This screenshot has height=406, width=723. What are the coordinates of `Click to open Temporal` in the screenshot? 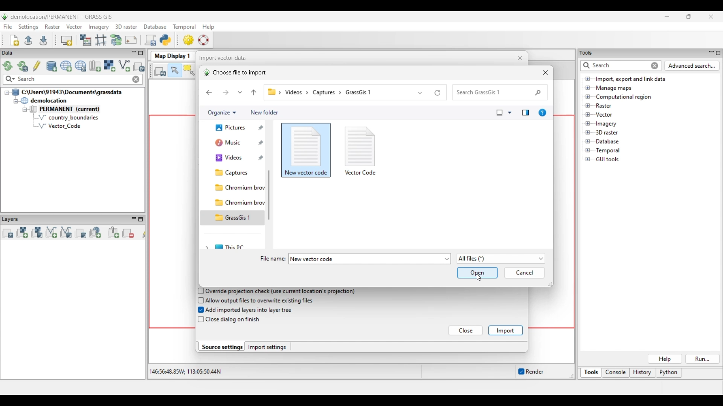 It's located at (588, 150).